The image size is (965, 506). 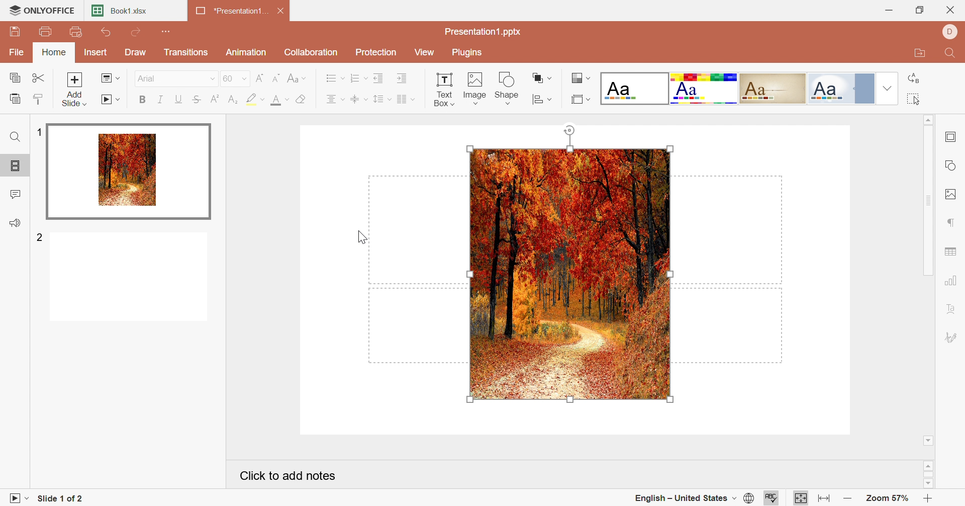 I want to click on Clear style, so click(x=301, y=99).